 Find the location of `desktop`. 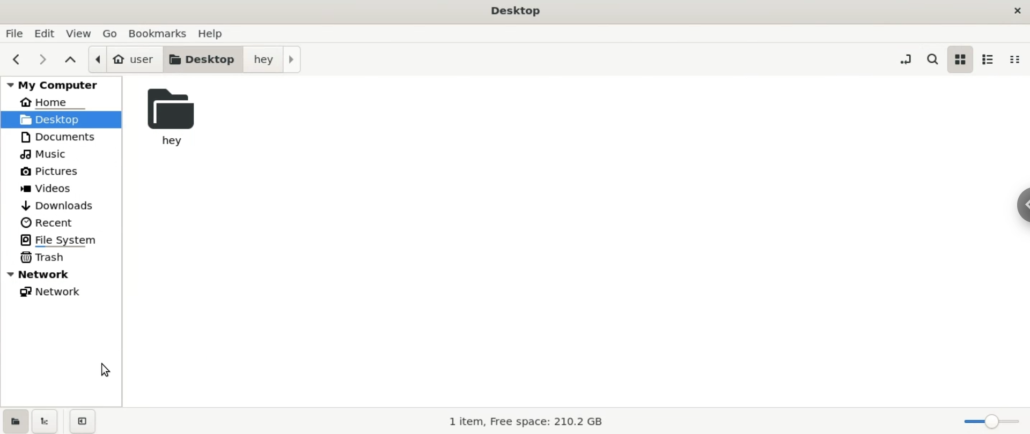

desktop is located at coordinates (519, 11).